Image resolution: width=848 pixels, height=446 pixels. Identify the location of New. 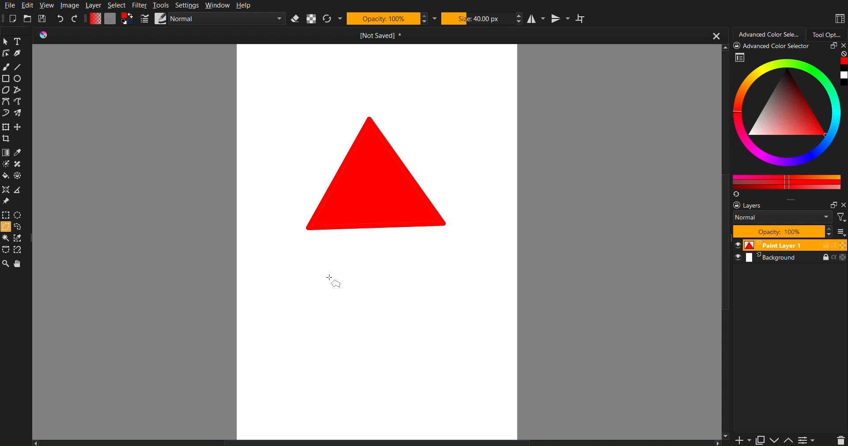
(12, 19).